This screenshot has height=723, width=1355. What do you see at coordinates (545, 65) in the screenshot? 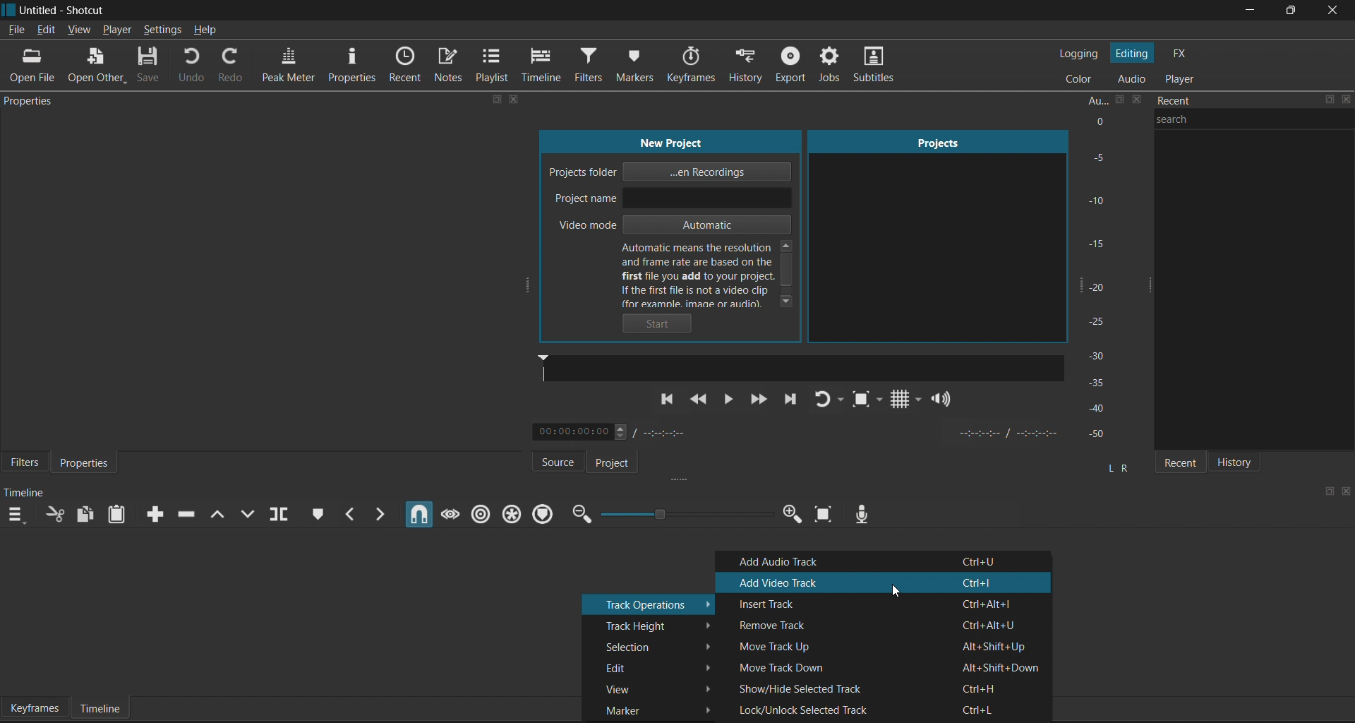
I see `Timeline` at bounding box center [545, 65].